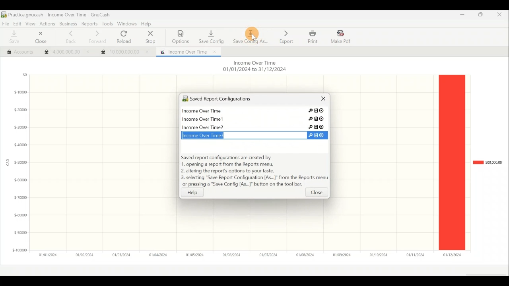 The image size is (509, 286). I want to click on Imported transaction 1, so click(64, 53).